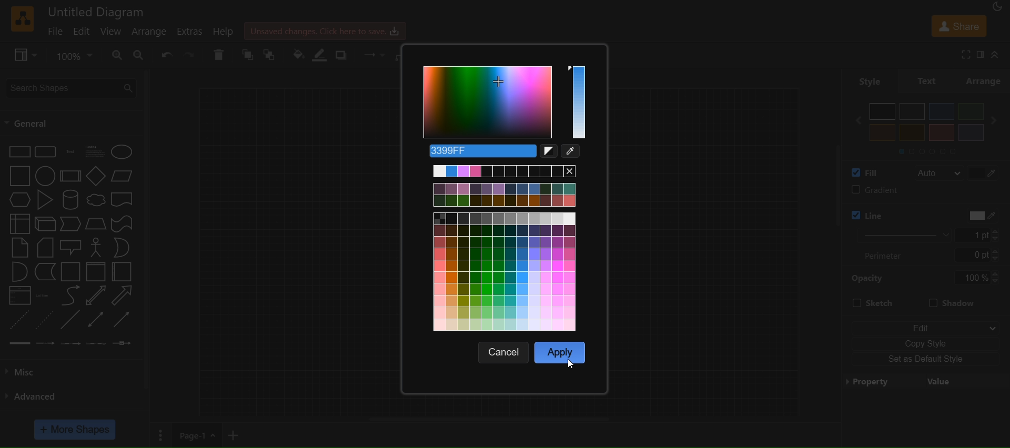 The height and width of the screenshot is (448, 1010). Describe the element at coordinates (978, 256) in the screenshot. I see `0 pt` at that location.